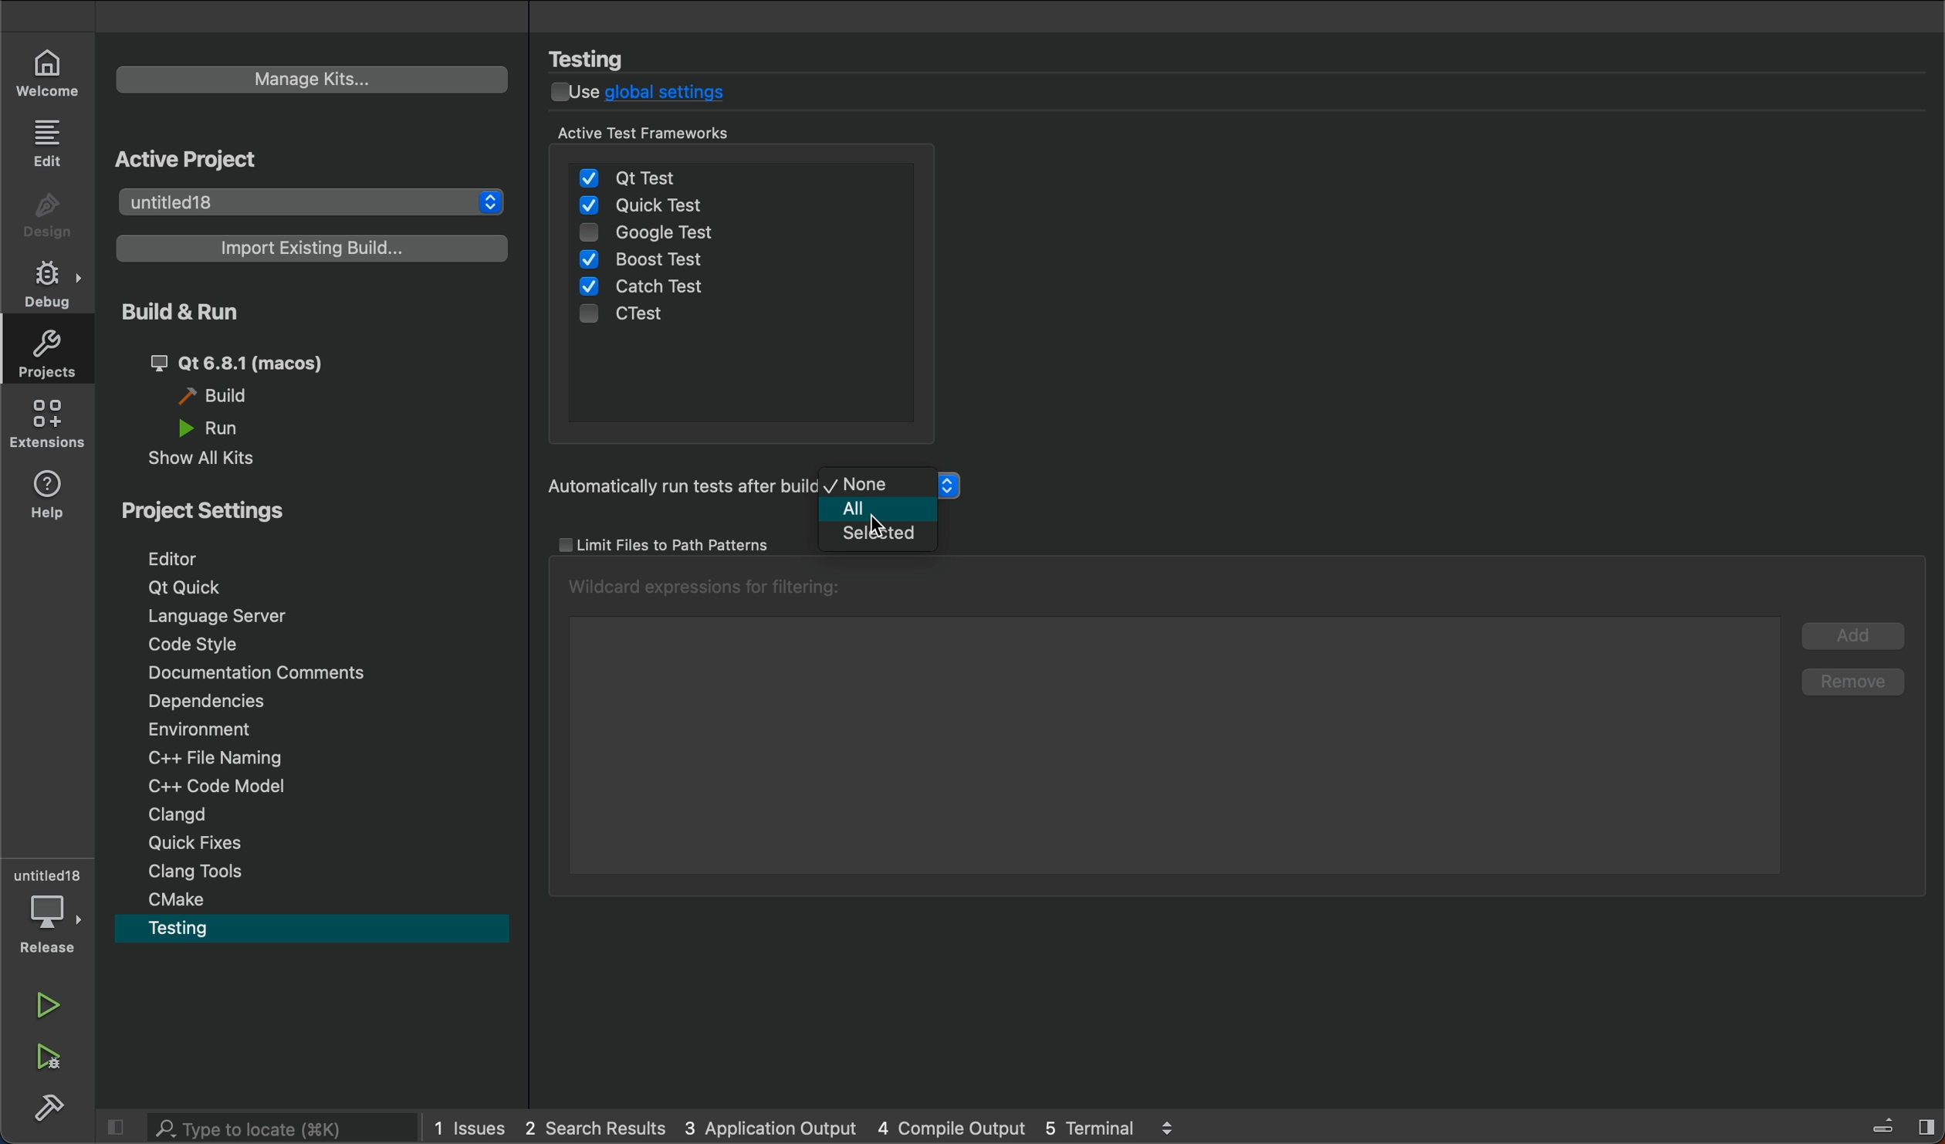 Image resolution: width=1945 pixels, height=1144 pixels. Describe the element at coordinates (49, 1001) in the screenshot. I see `run` at that location.